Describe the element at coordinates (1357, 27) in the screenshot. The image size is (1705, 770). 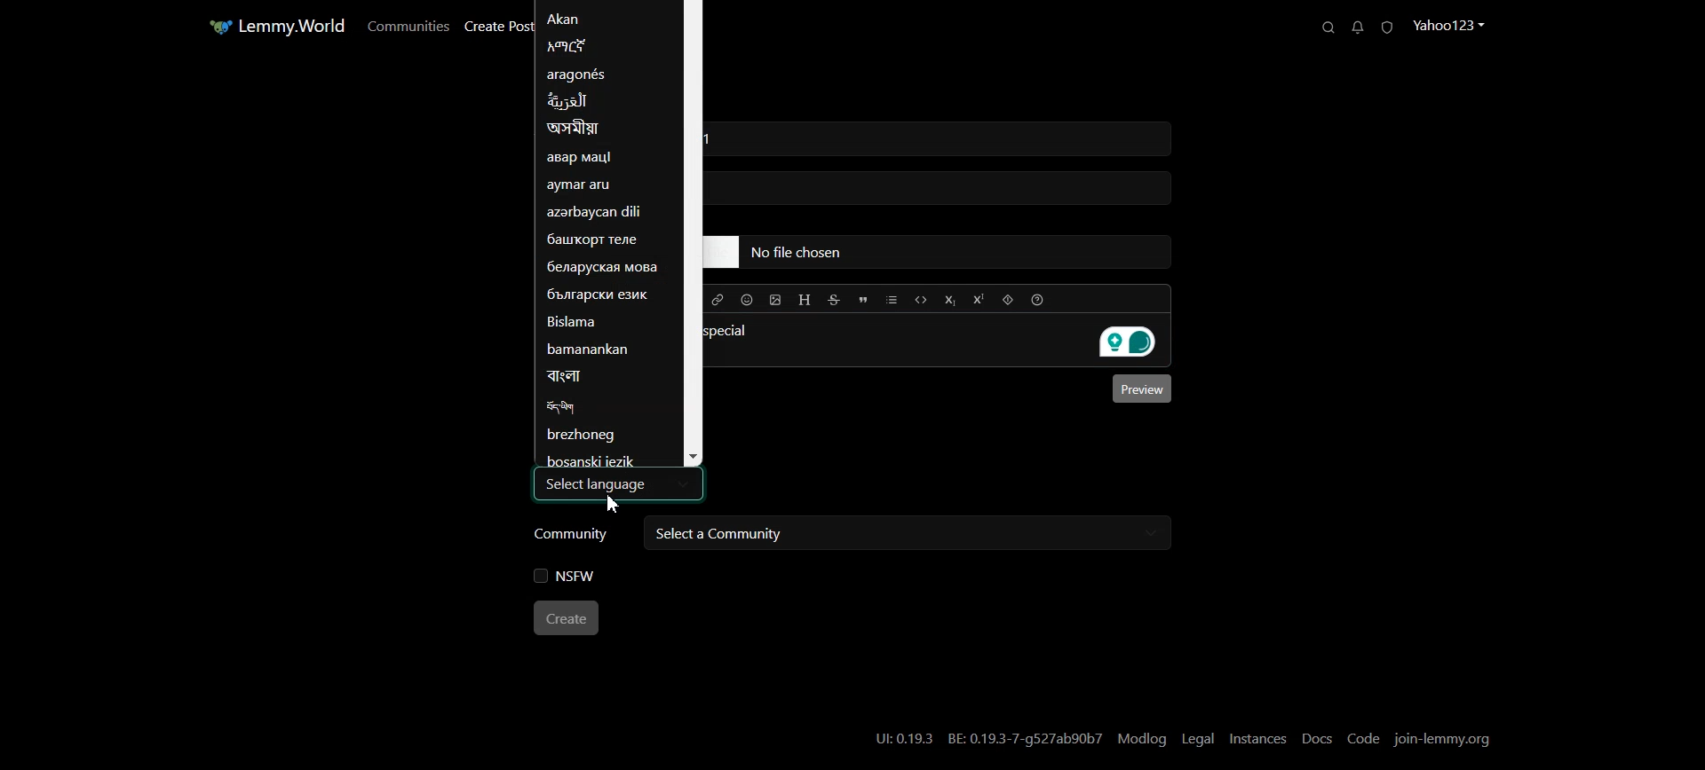
I see `Unread Messages` at that location.